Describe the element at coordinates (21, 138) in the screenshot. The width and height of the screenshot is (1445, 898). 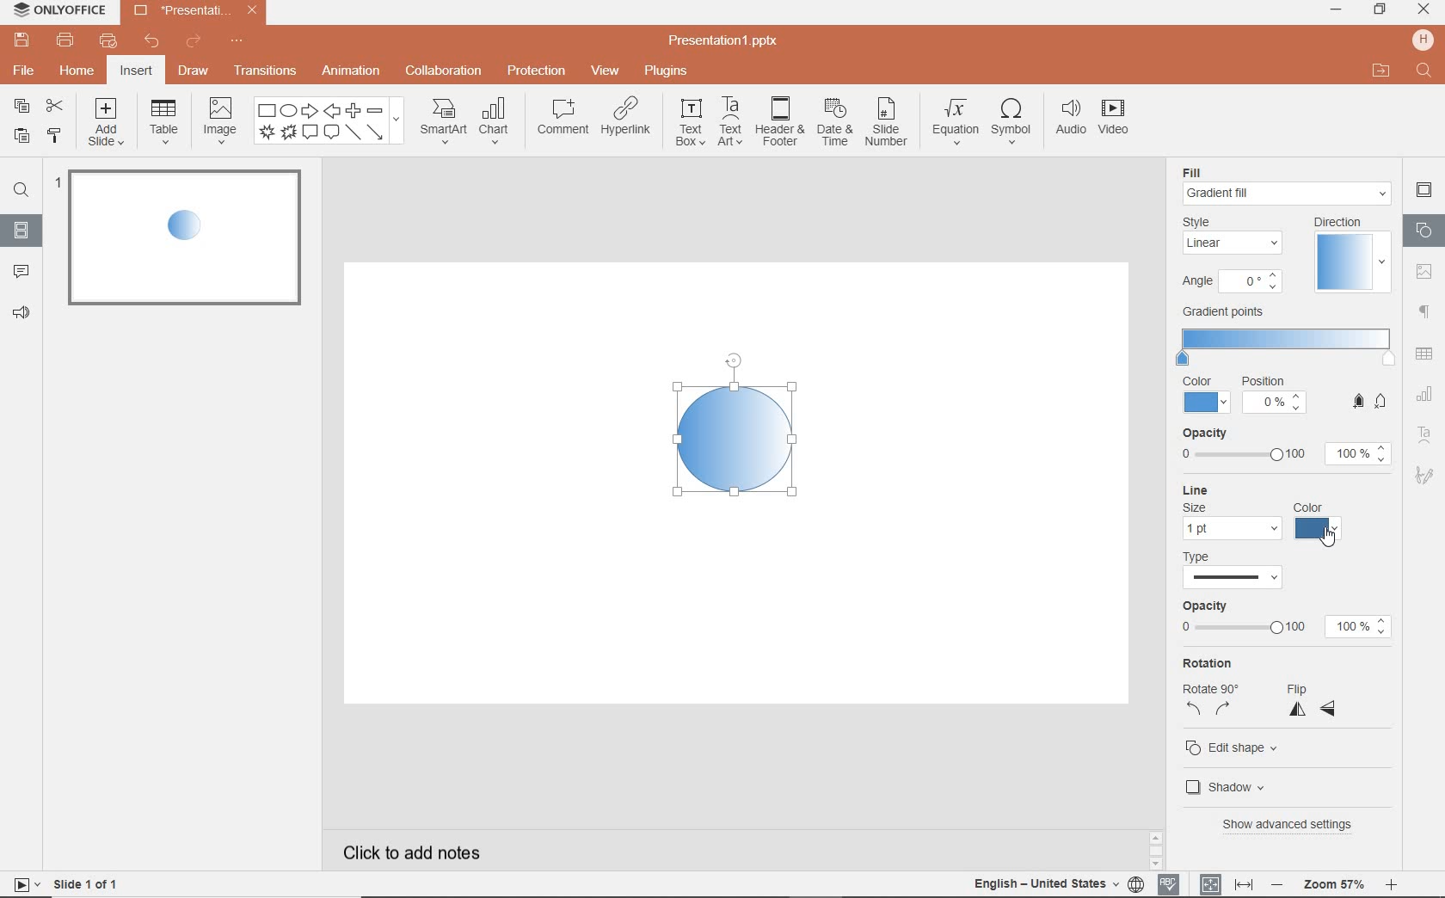
I see `paste` at that location.